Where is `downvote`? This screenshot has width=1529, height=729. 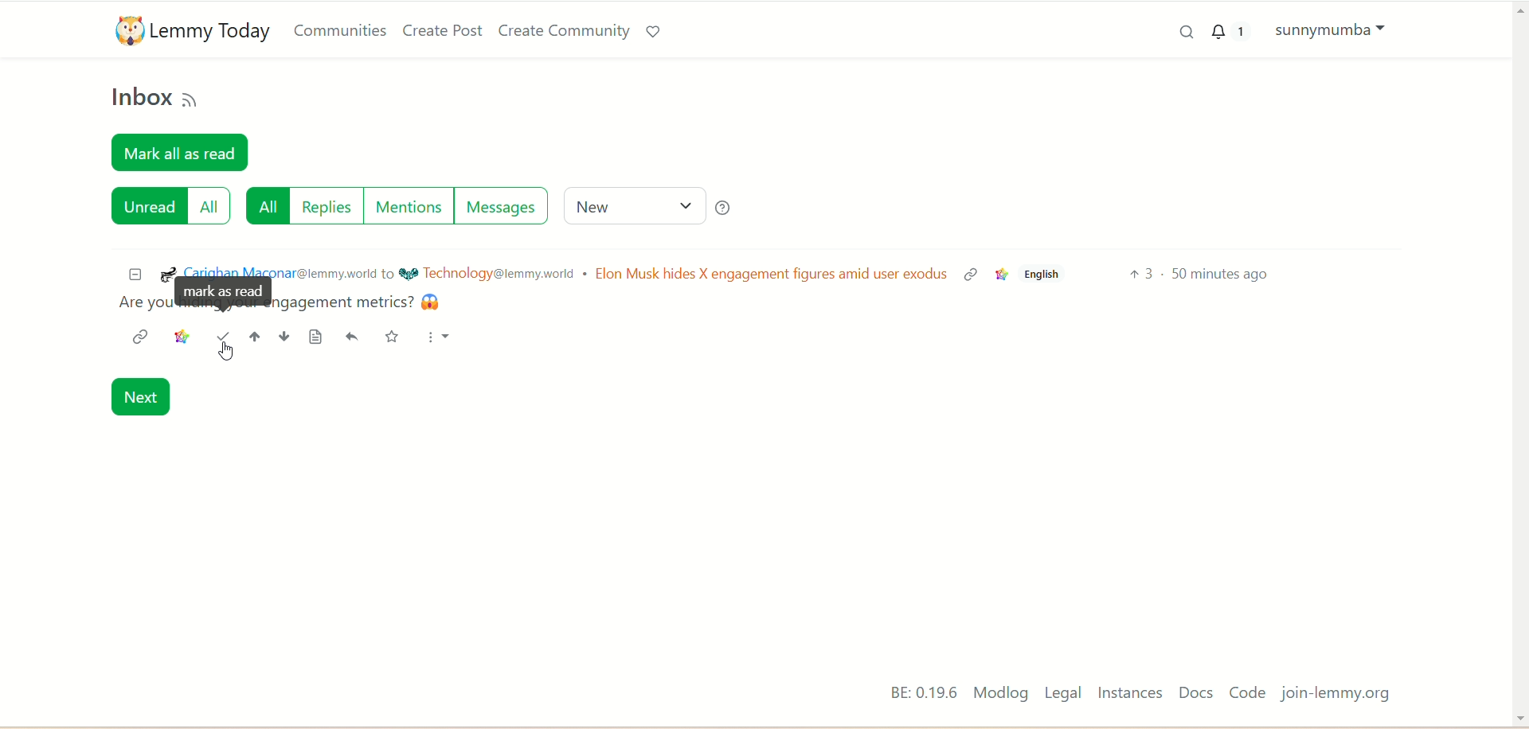 downvote is located at coordinates (288, 341).